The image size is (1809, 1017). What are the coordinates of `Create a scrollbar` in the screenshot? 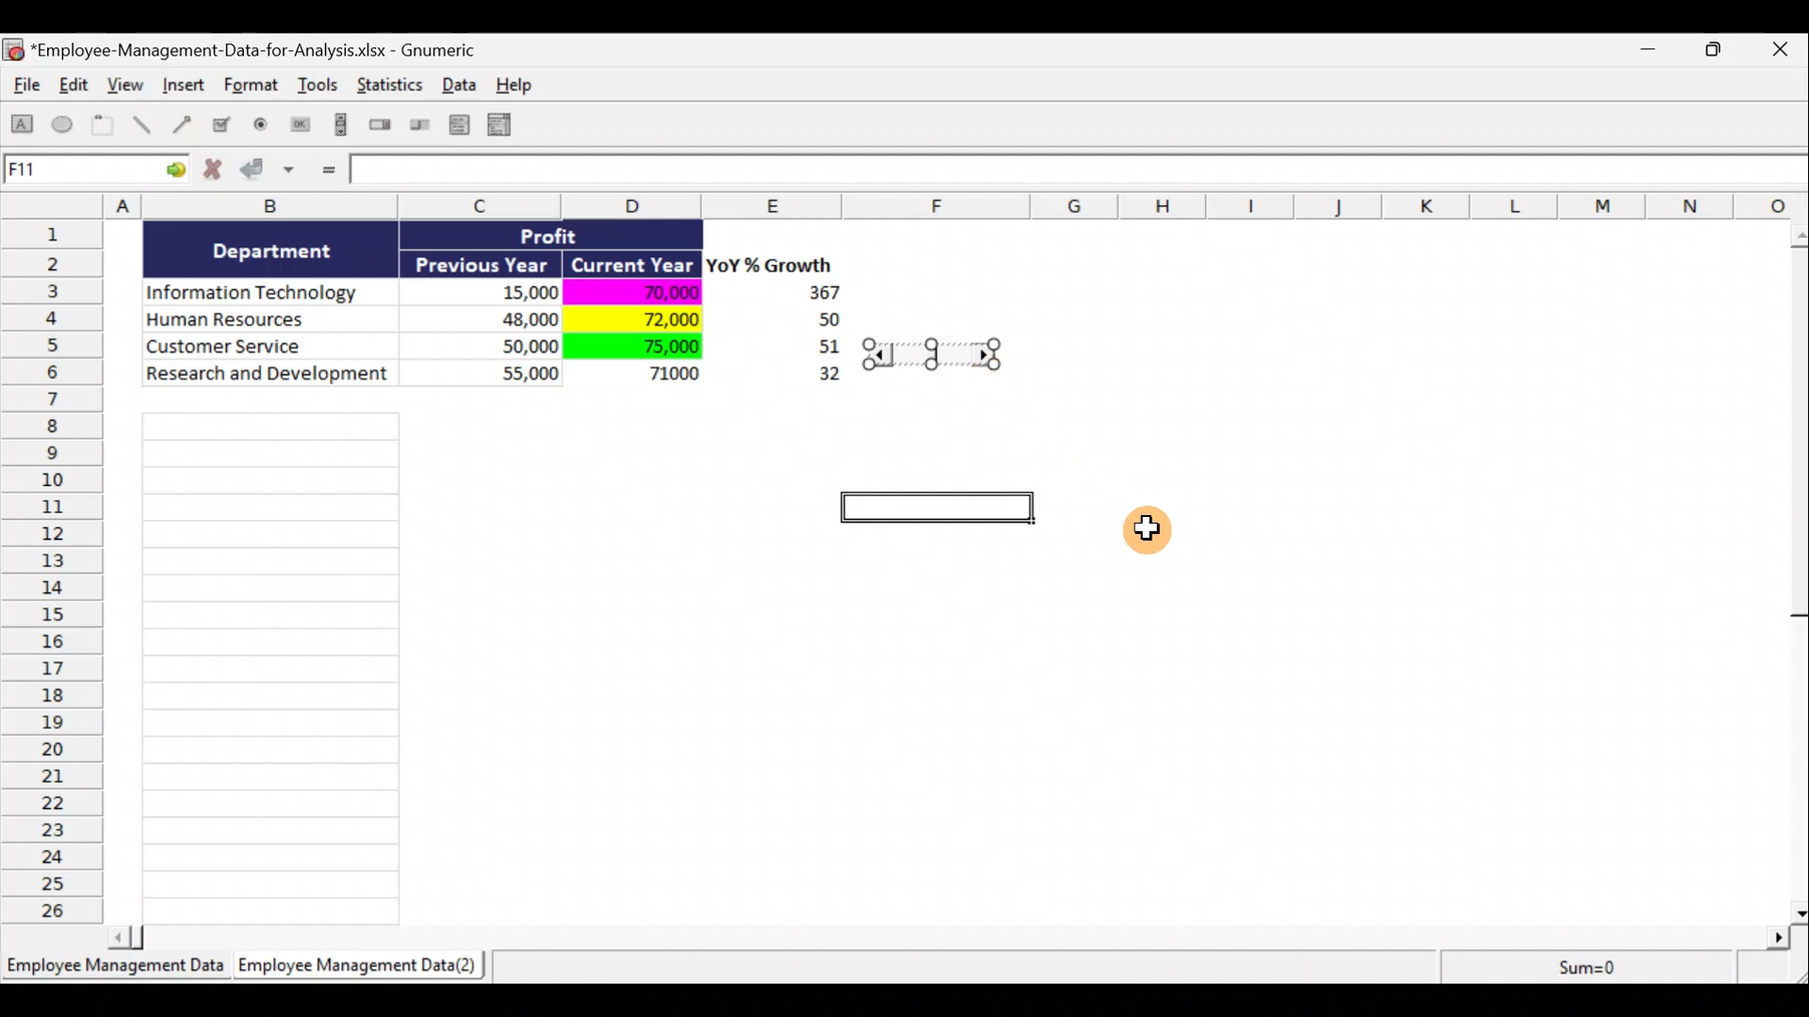 It's located at (338, 128).